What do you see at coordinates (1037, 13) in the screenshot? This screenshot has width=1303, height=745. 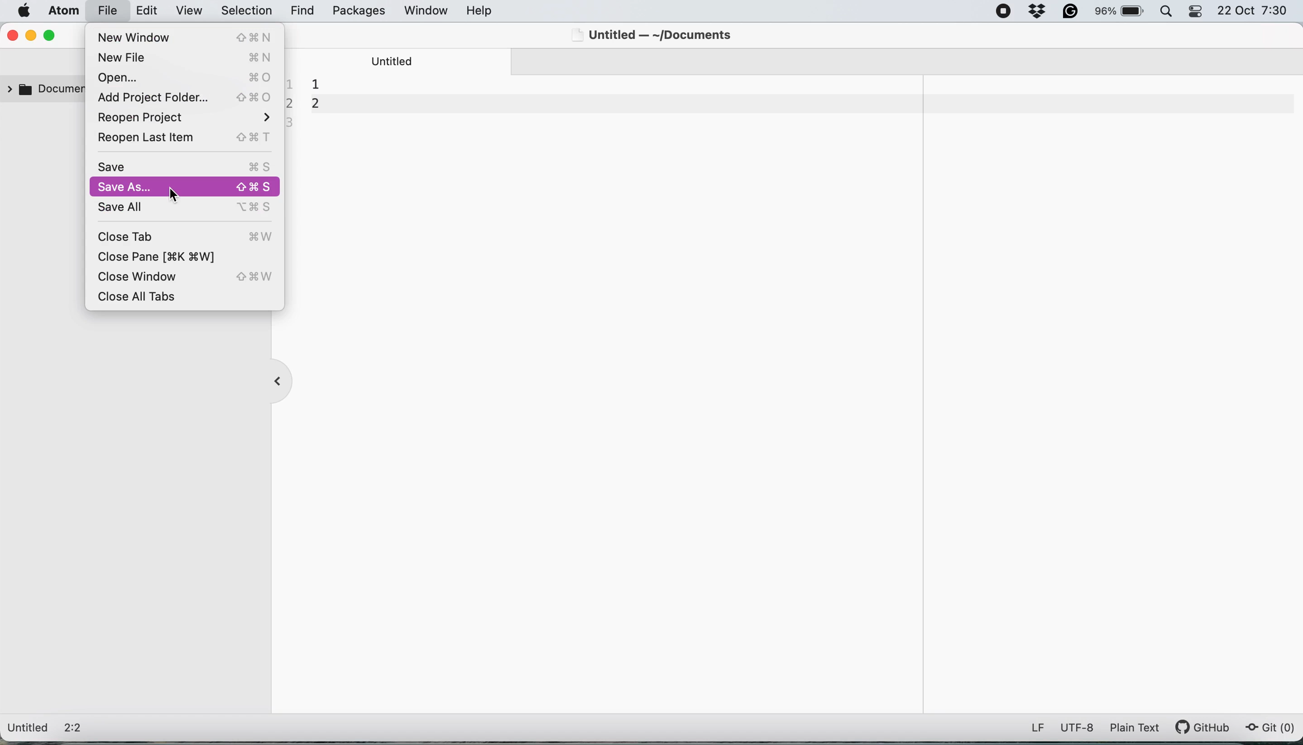 I see `dropbox` at bounding box center [1037, 13].